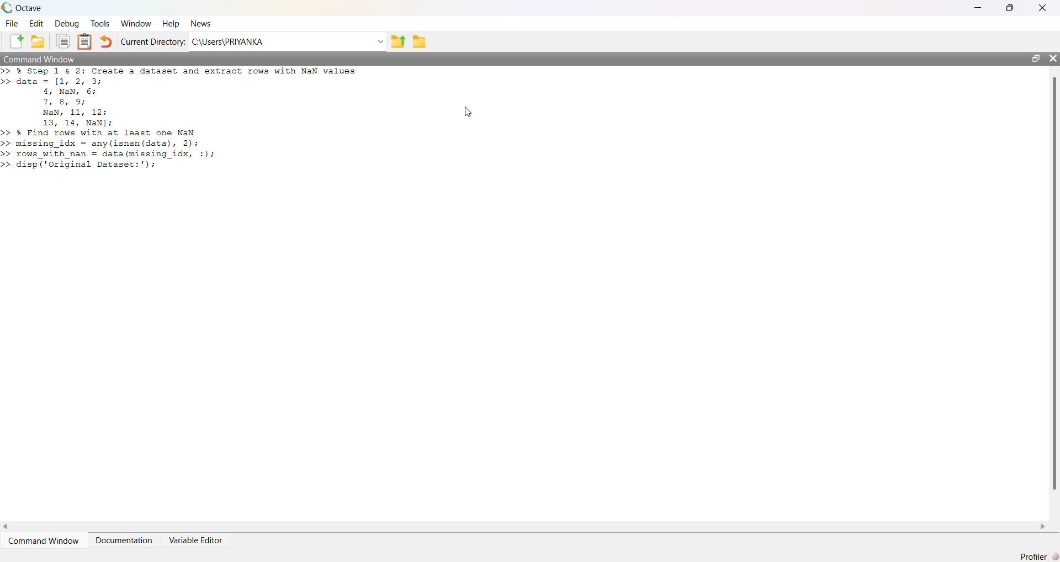  I want to click on Help, so click(171, 24).